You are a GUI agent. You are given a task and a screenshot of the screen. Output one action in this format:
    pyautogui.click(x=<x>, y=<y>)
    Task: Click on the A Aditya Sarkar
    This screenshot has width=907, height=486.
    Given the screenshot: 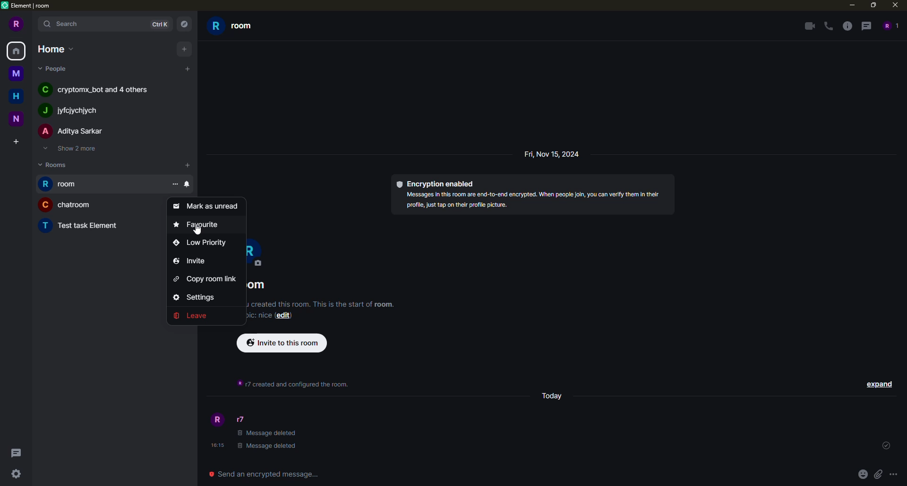 What is the action you would take?
    pyautogui.click(x=70, y=130)
    